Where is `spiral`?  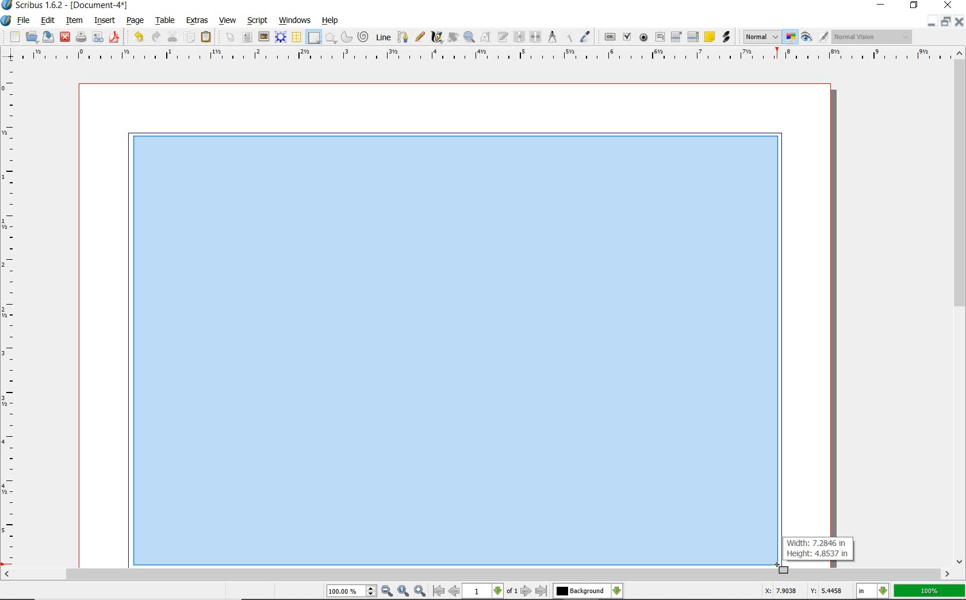 spiral is located at coordinates (364, 37).